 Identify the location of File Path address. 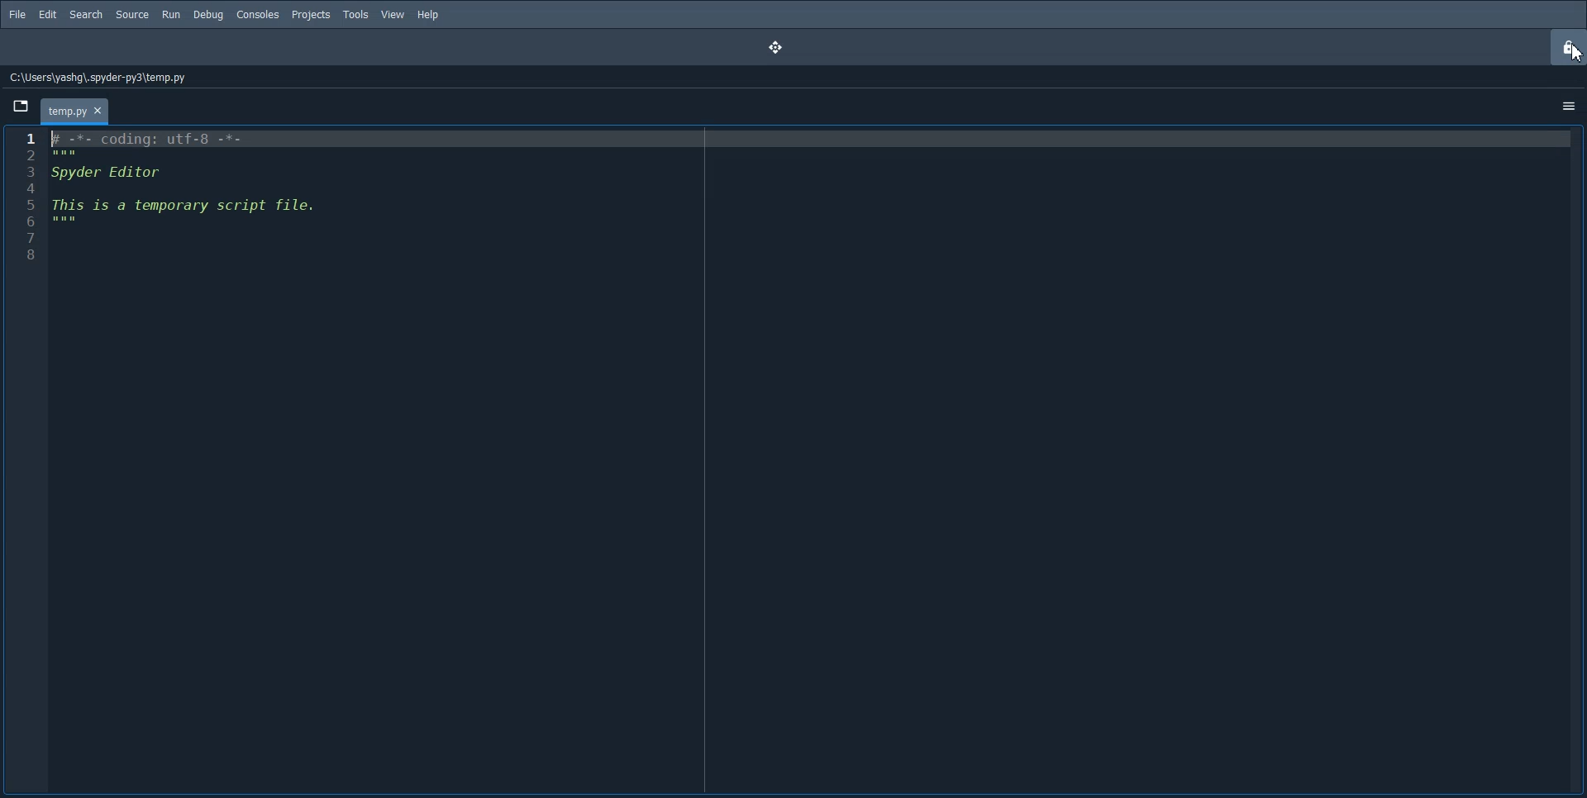
(98, 76).